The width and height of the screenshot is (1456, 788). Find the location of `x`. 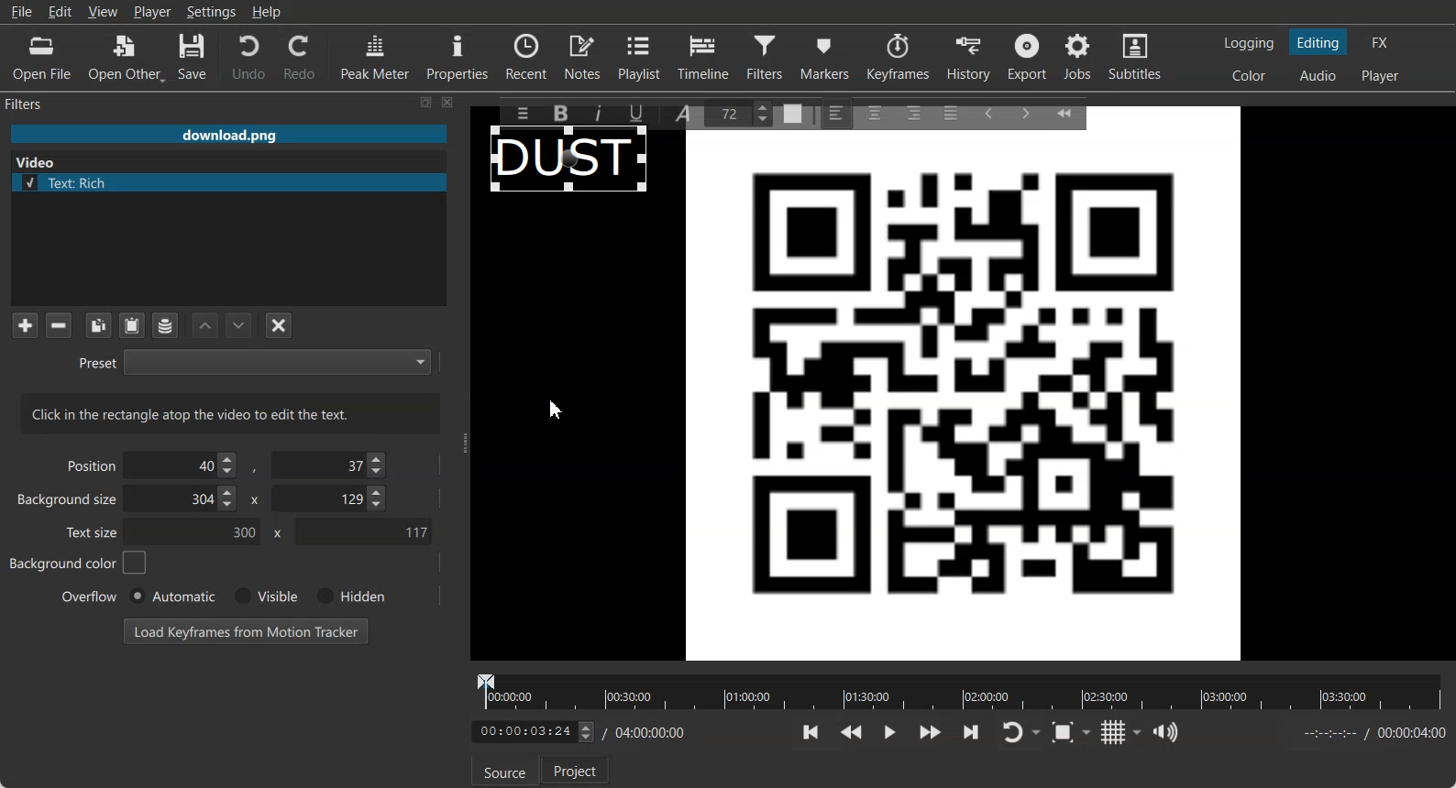

x is located at coordinates (274, 533).